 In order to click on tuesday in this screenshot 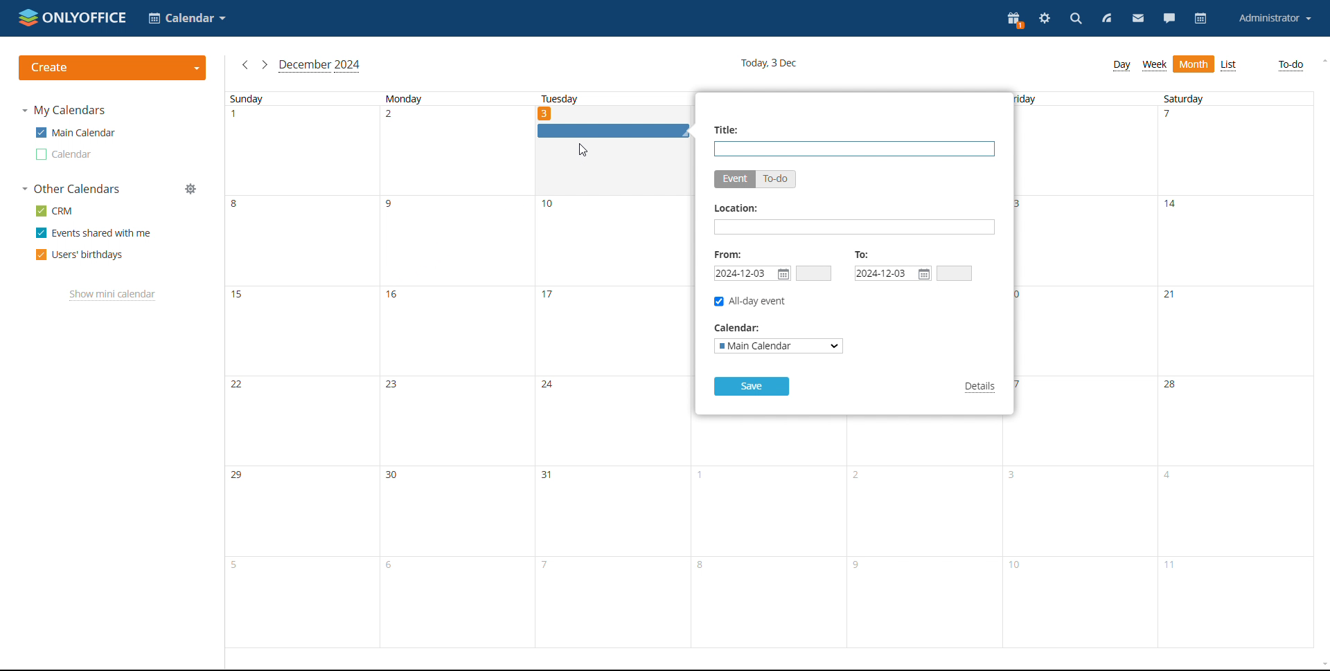, I will do `click(562, 98)`.